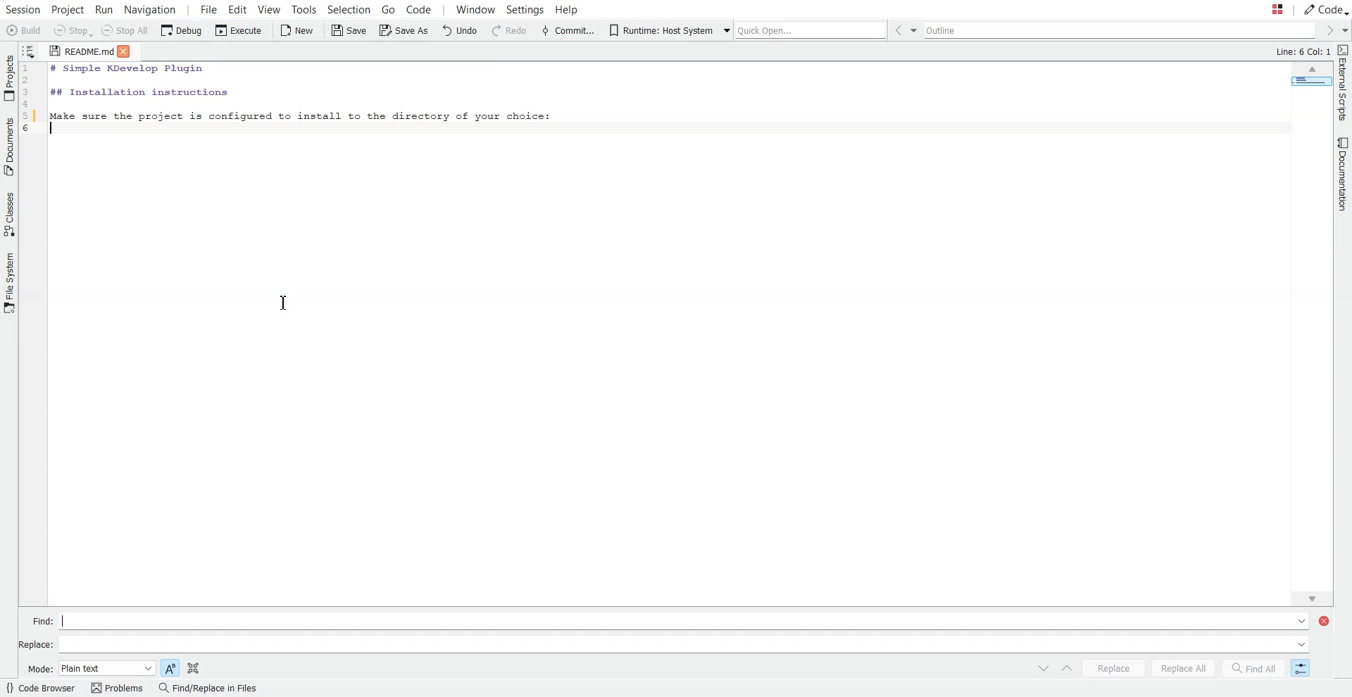 The image size is (1352, 697). I want to click on Stop All, so click(127, 32).